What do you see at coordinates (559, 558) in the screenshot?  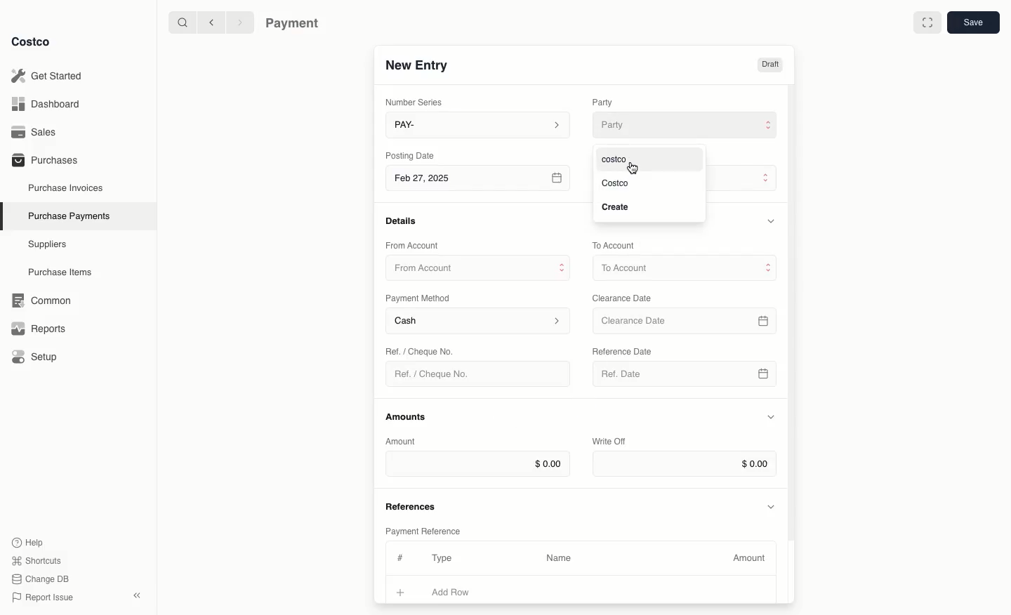 I see `Name` at bounding box center [559, 558].